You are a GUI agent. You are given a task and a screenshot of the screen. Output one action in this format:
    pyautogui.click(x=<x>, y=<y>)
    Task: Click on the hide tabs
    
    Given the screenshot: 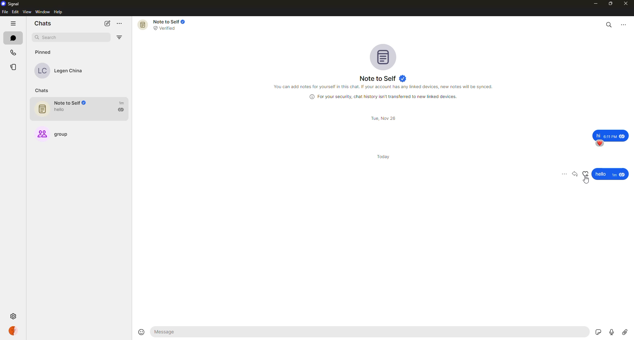 What is the action you would take?
    pyautogui.click(x=13, y=24)
    